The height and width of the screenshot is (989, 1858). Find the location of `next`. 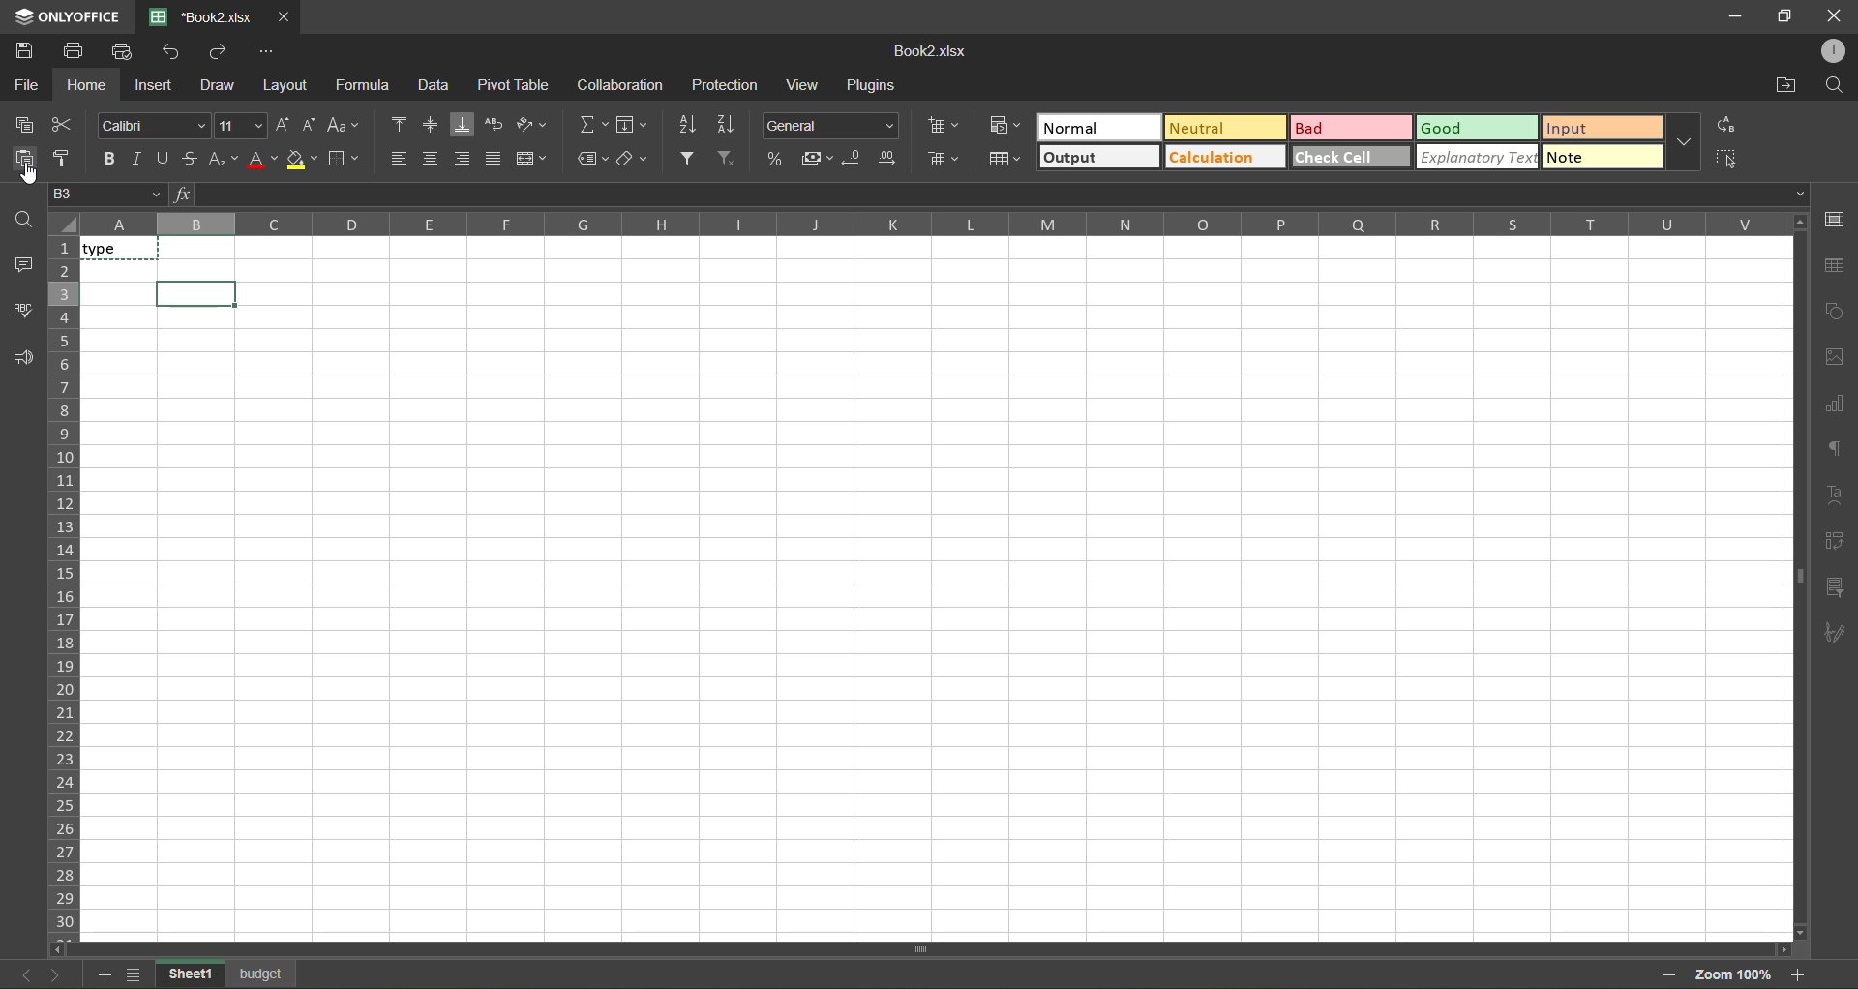

next is located at coordinates (62, 974).